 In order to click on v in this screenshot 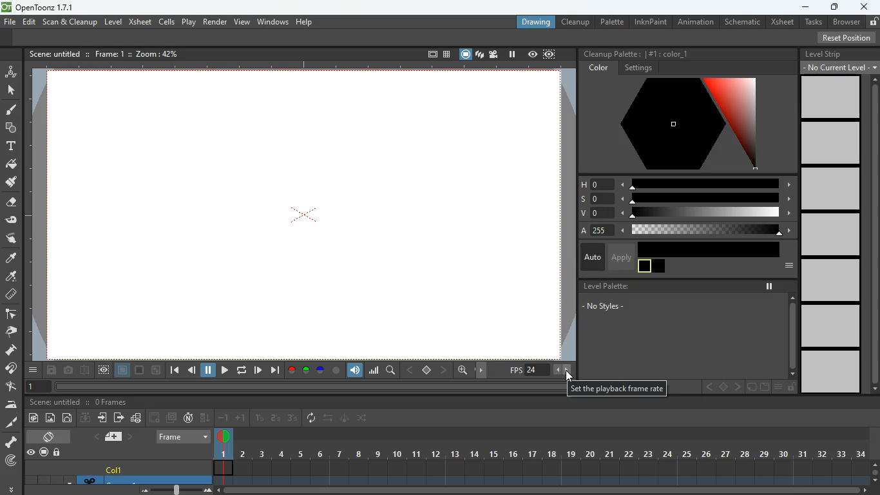, I will do `click(686, 213)`.